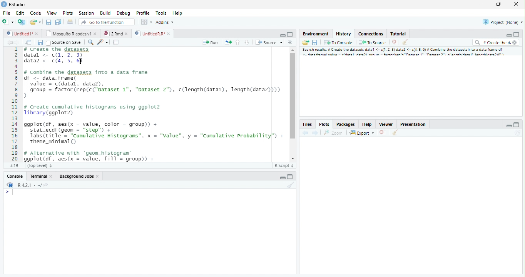  What do you see at coordinates (13, 4) in the screenshot?
I see `Rstudio` at bounding box center [13, 4].